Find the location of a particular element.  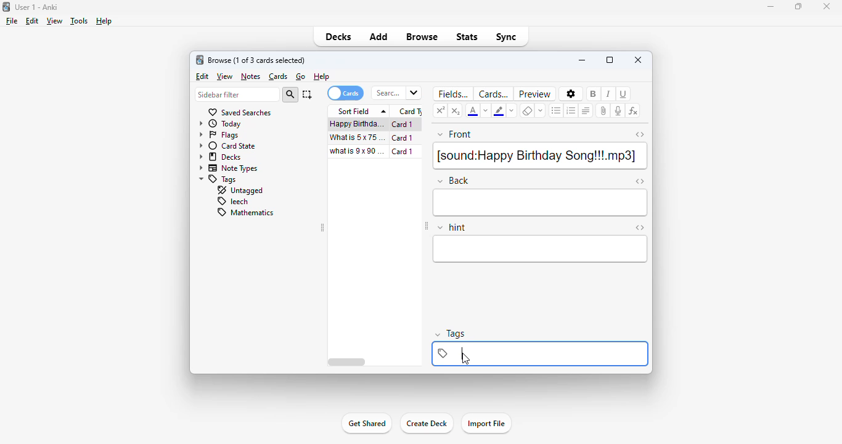

card 1 is located at coordinates (406, 152).